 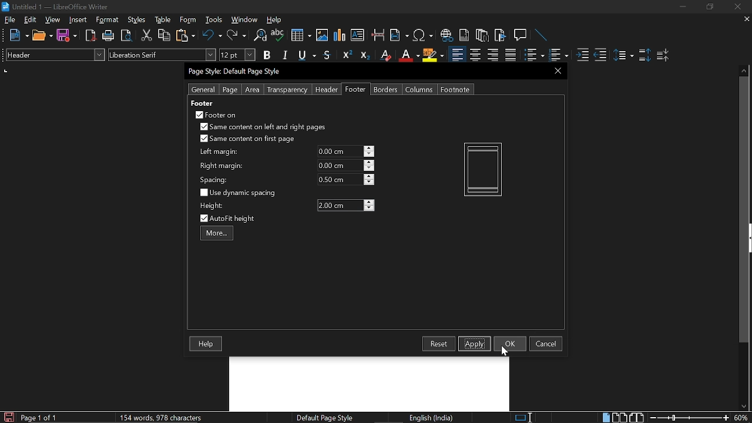 What do you see at coordinates (510, 343) in the screenshot?
I see `Ok` at bounding box center [510, 343].